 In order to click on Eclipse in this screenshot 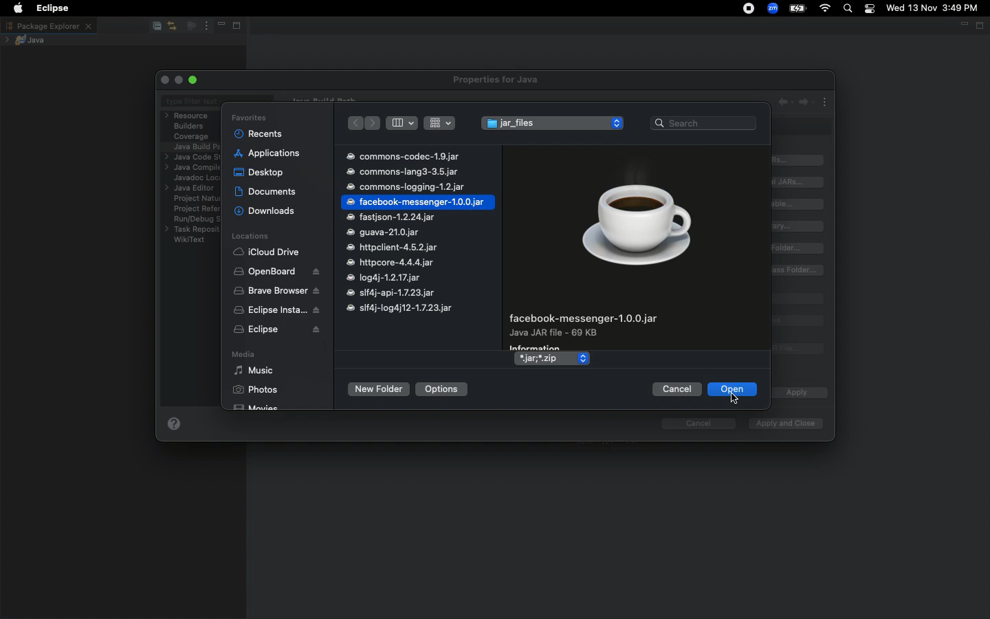, I will do `click(49, 8)`.